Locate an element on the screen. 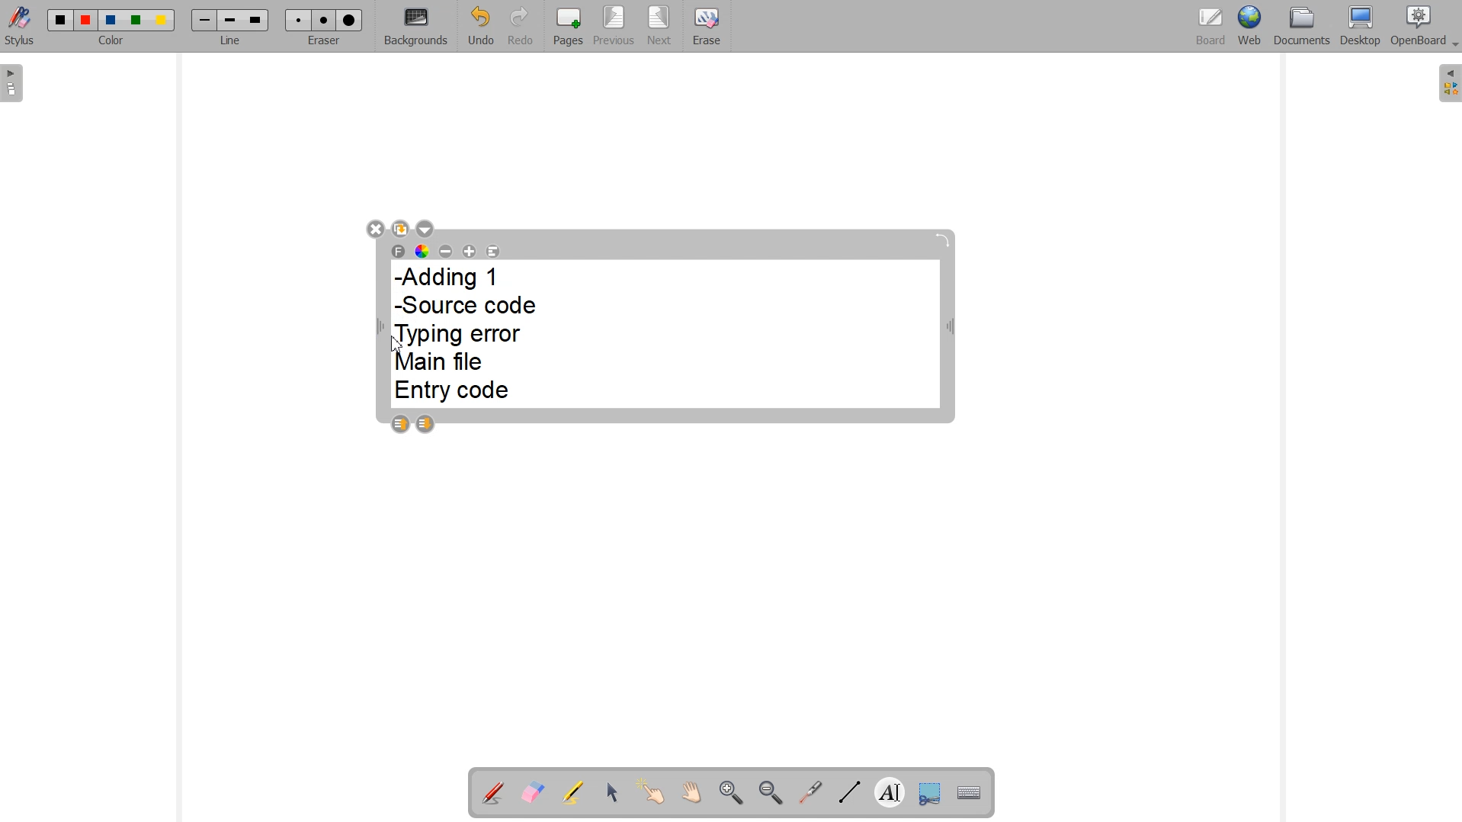 Image resolution: width=1462 pixels, height=822 pixels. Text Alignment is located at coordinates (493, 252).